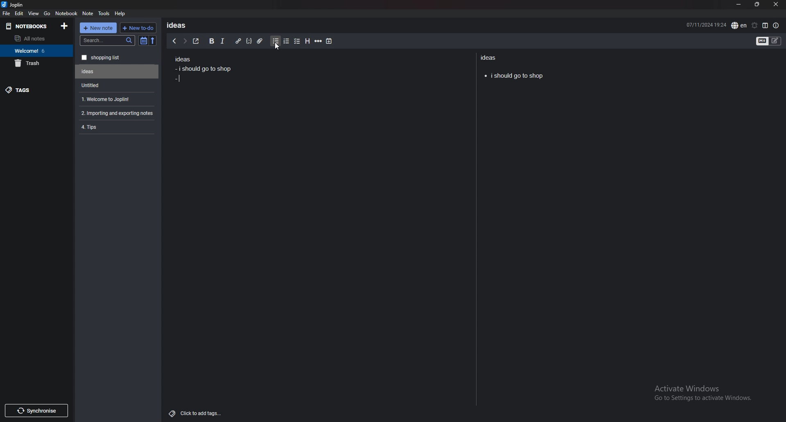 The height and width of the screenshot is (422, 786). What do you see at coordinates (118, 113) in the screenshot?
I see `Importing and exporting notes` at bounding box center [118, 113].